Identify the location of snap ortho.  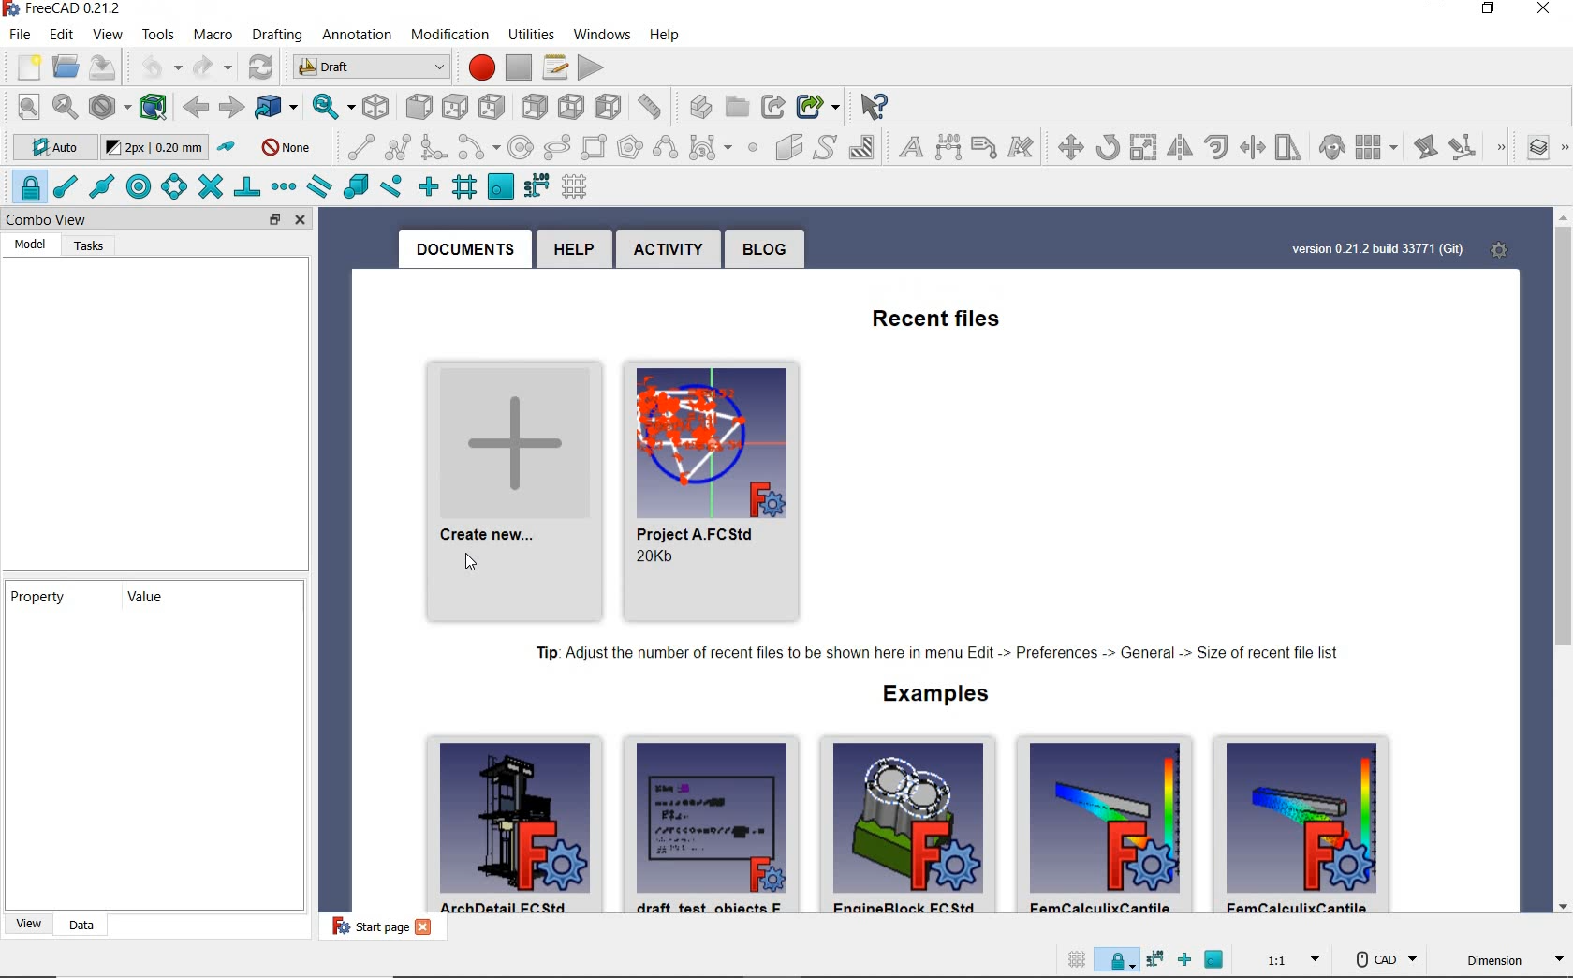
(430, 186).